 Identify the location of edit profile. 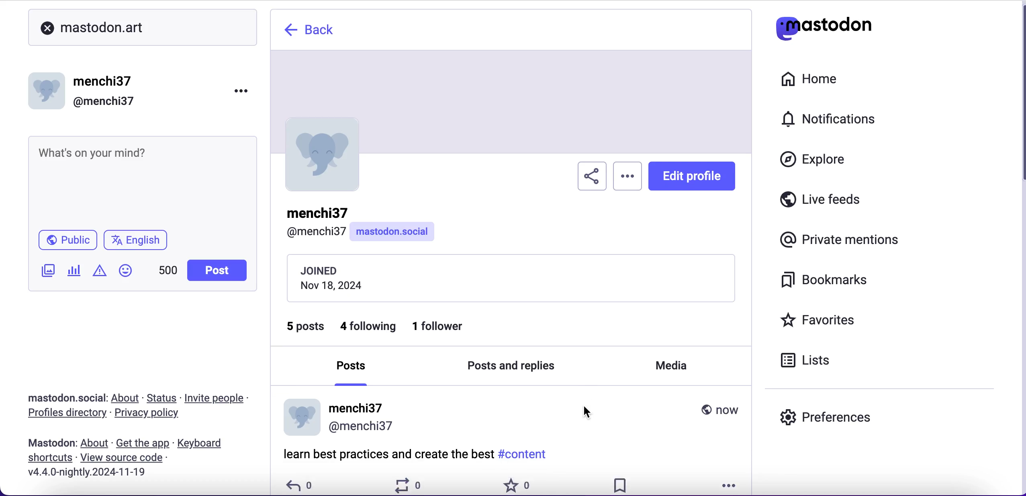
(697, 180).